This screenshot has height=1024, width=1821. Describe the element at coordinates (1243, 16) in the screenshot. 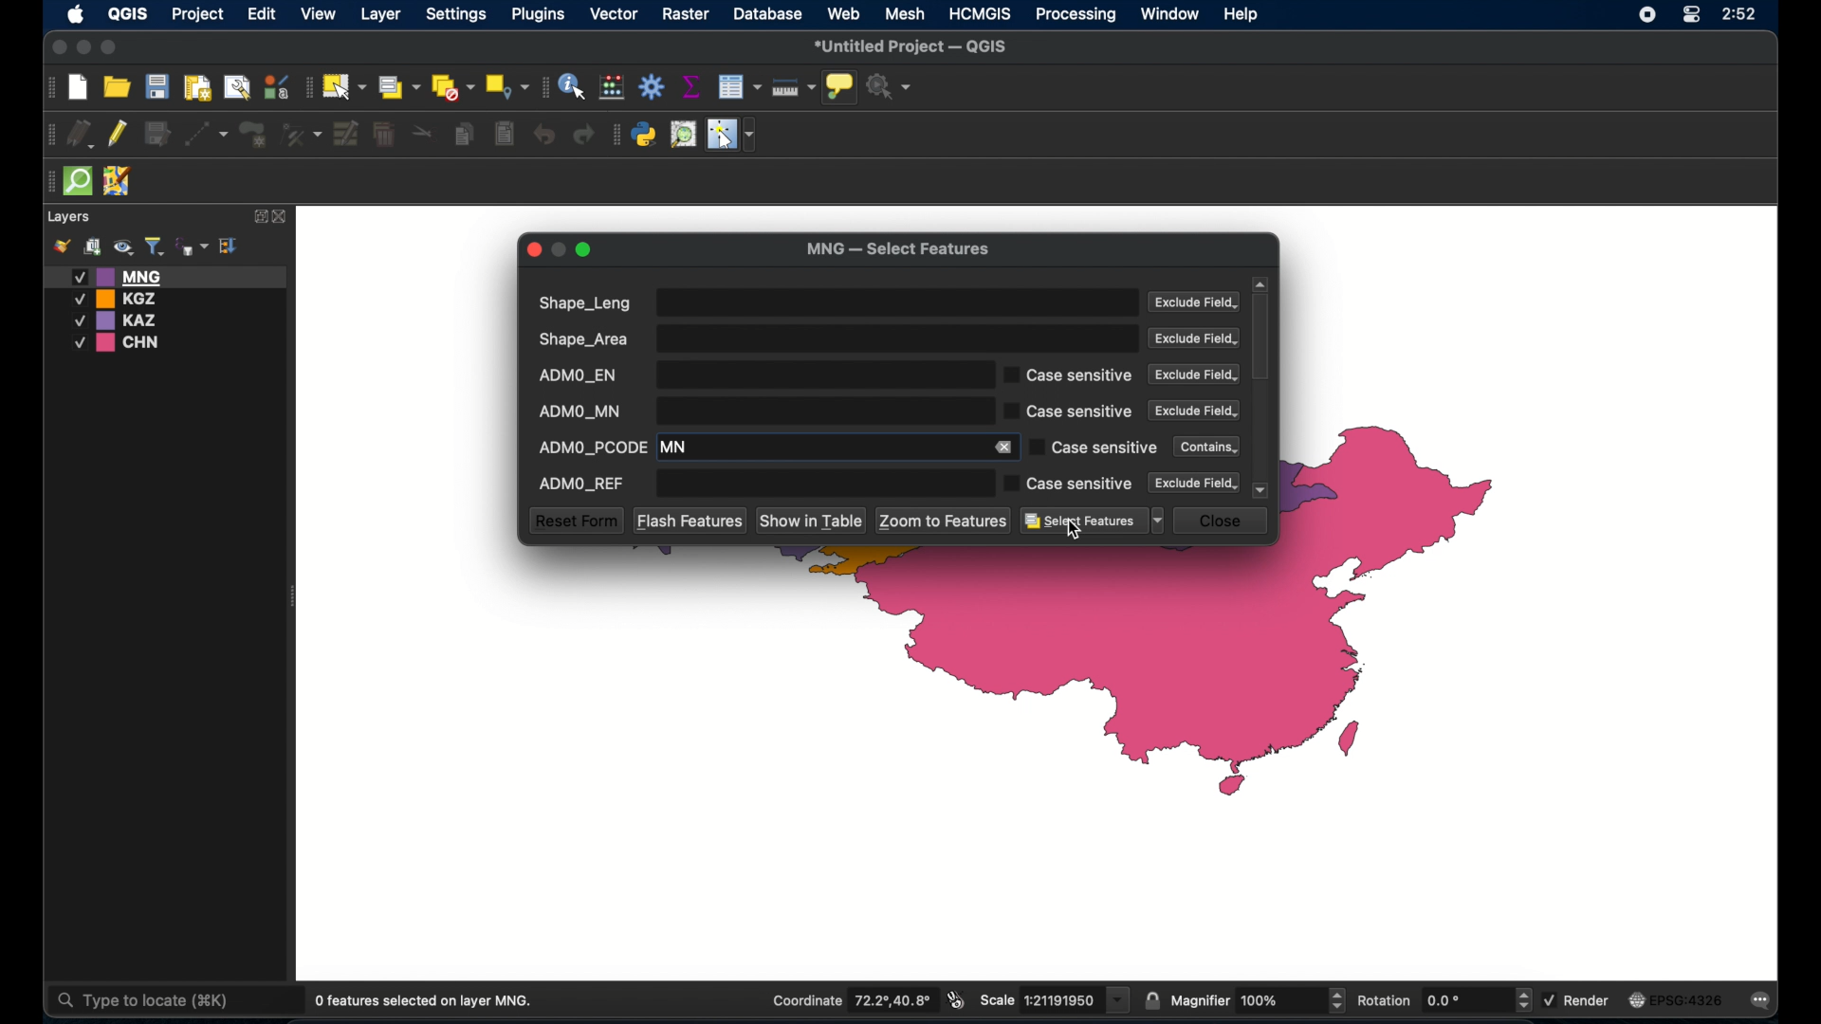

I see `help` at that location.